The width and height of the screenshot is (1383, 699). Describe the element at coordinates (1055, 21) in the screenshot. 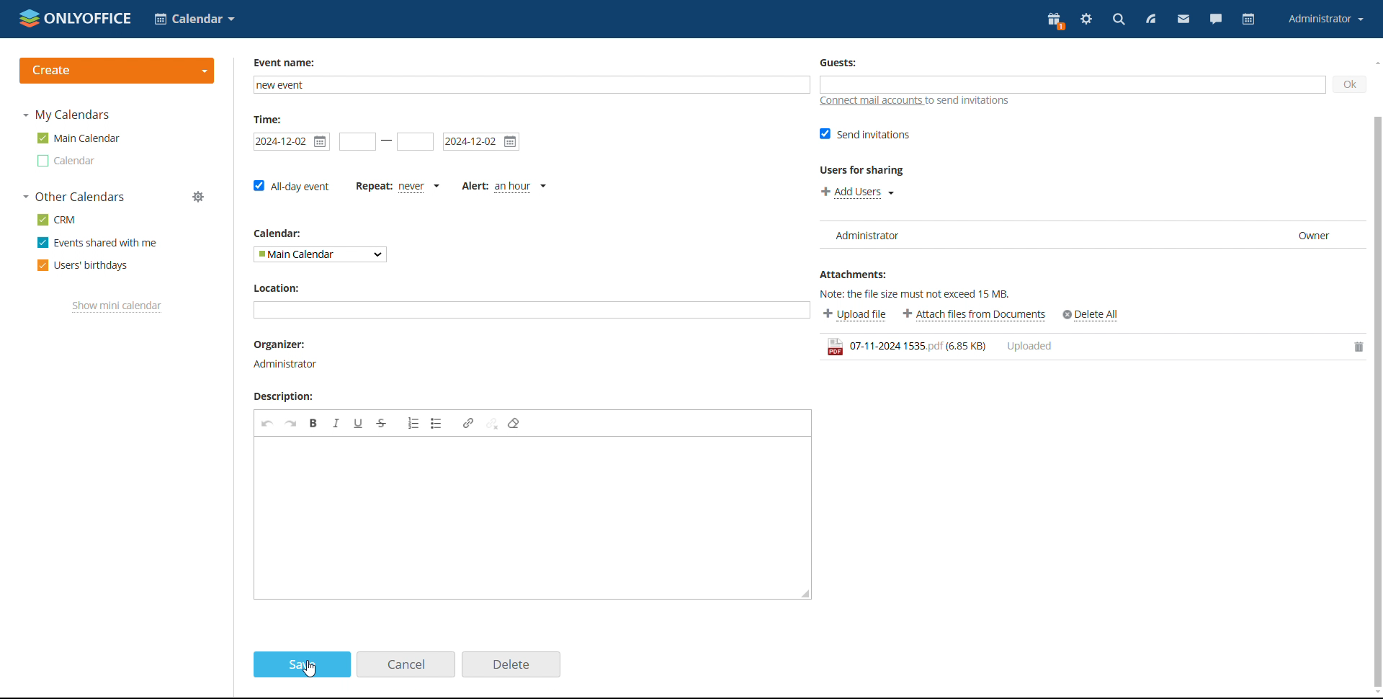

I see `present` at that location.